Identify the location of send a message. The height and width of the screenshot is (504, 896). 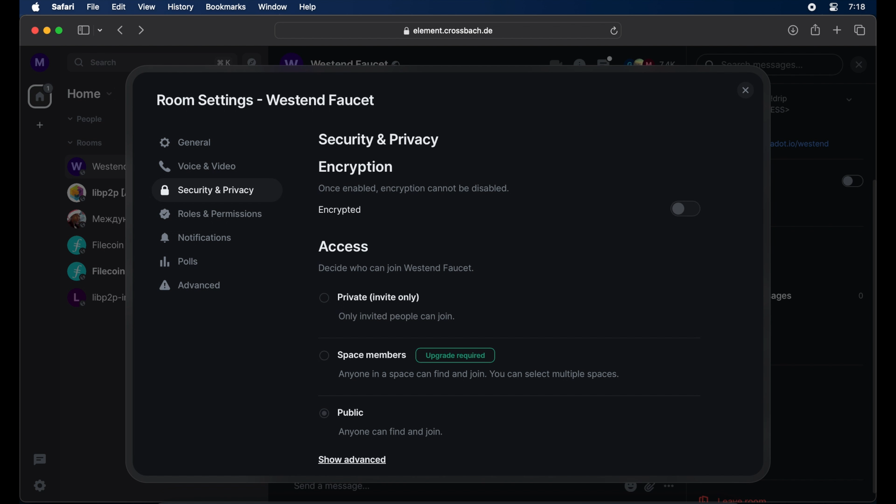
(332, 486).